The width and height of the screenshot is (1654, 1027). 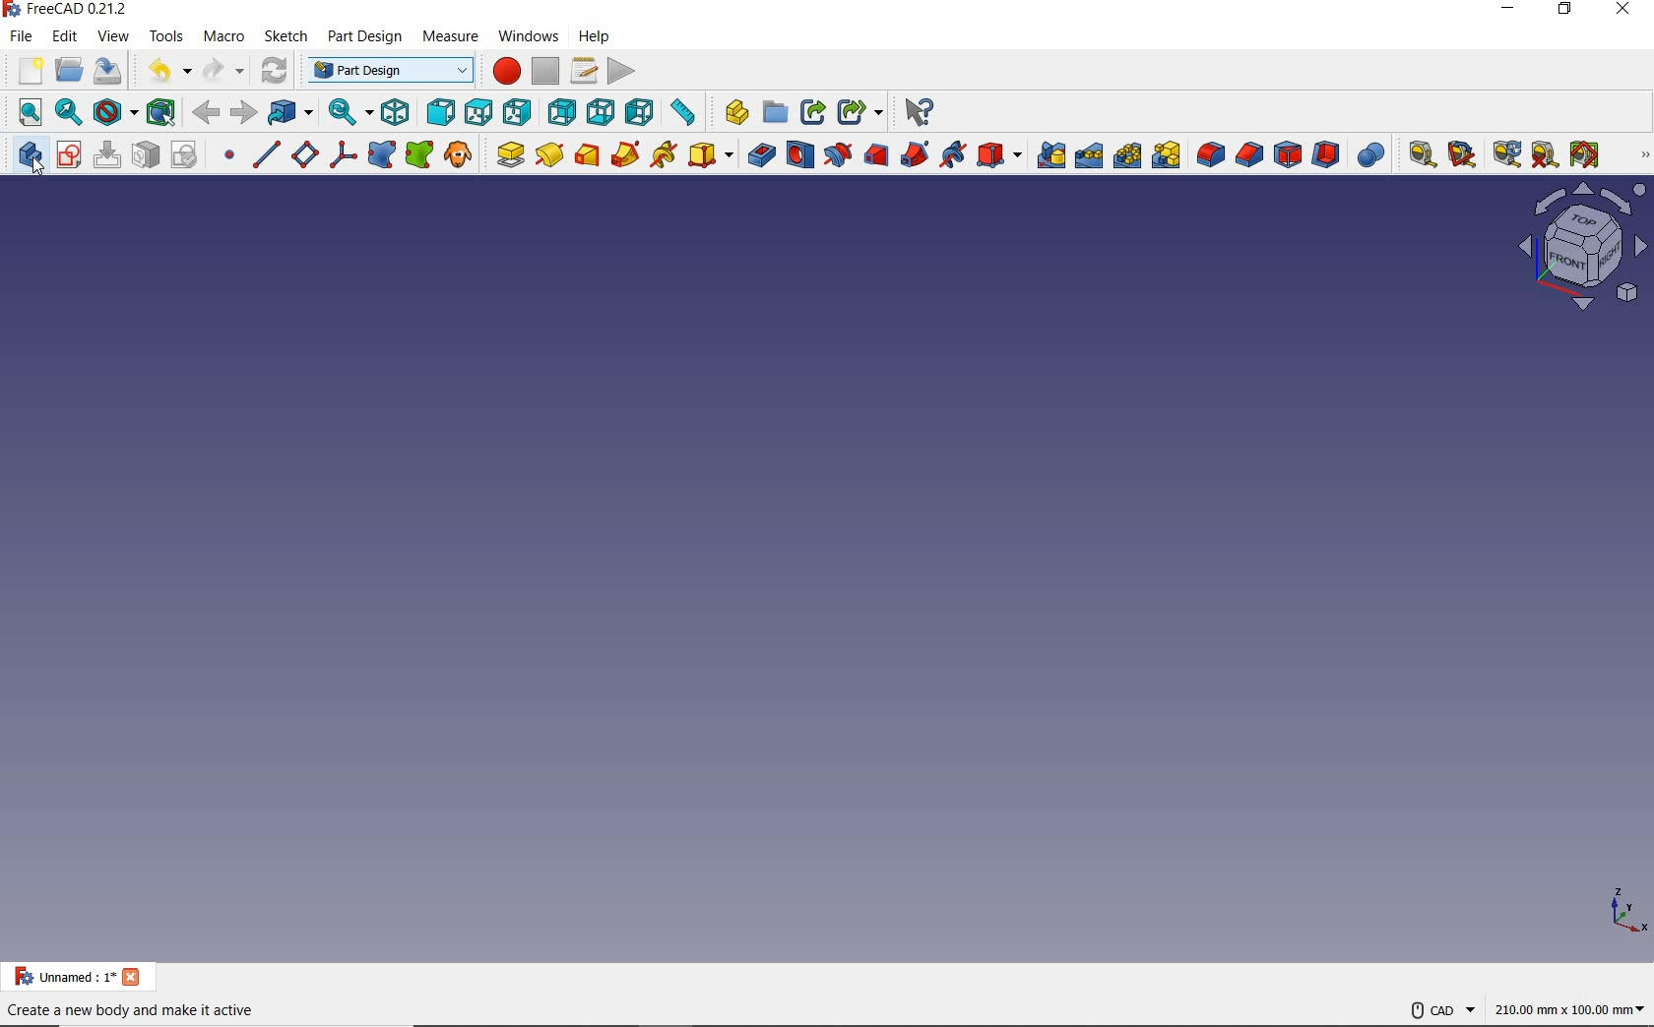 I want to click on undo, so click(x=165, y=67).